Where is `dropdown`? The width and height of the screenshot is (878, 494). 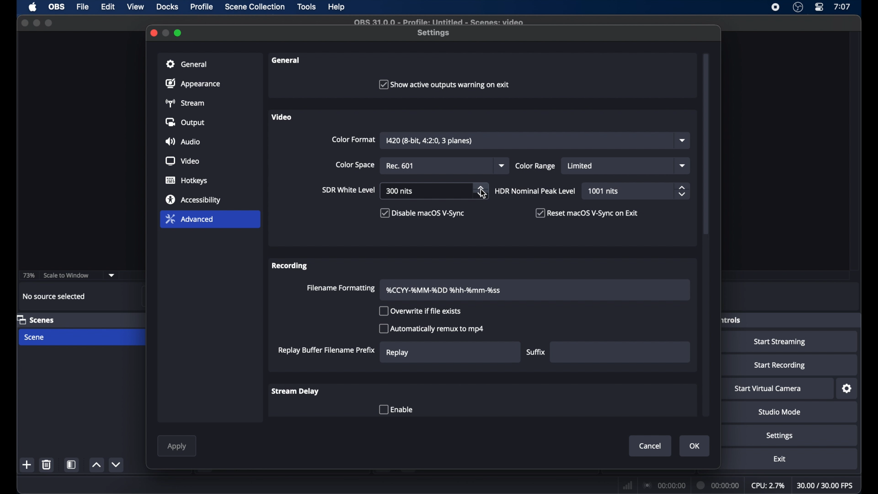
dropdown is located at coordinates (683, 166).